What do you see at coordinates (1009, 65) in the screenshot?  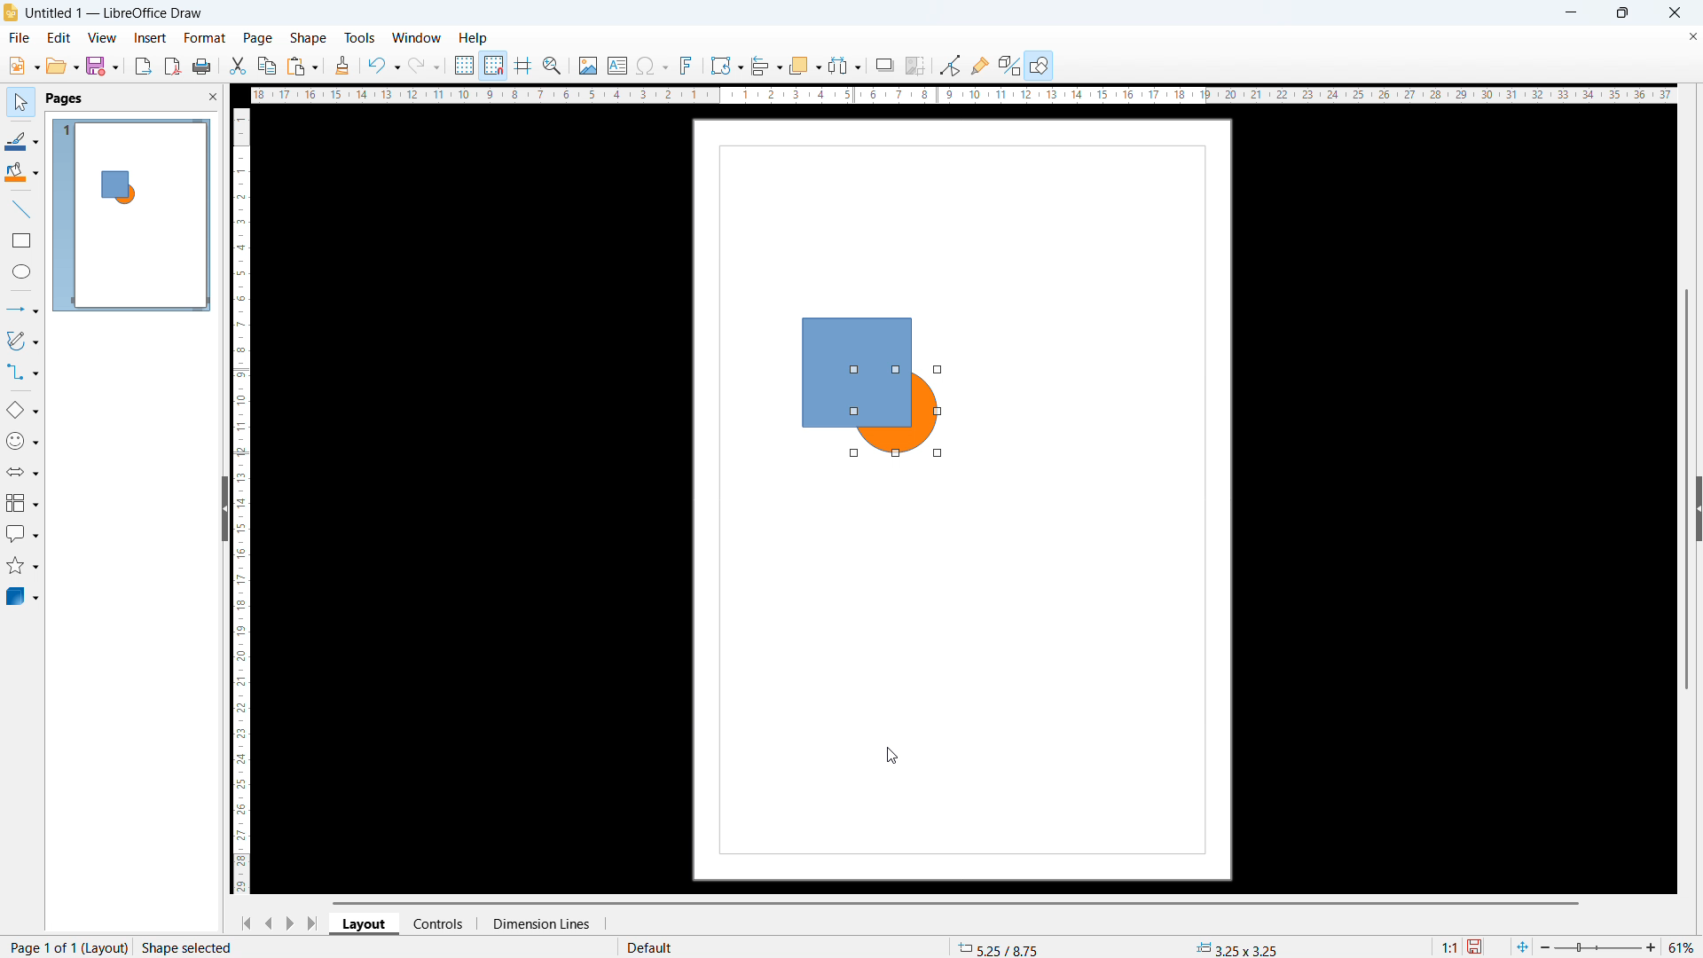 I see `toggle extrusion` at bounding box center [1009, 65].